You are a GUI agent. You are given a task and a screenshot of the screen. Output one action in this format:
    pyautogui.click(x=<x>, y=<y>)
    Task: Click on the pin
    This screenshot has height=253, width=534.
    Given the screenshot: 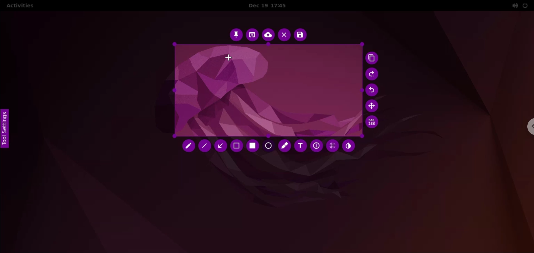 What is the action you would take?
    pyautogui.click(x=236, y=34)
    